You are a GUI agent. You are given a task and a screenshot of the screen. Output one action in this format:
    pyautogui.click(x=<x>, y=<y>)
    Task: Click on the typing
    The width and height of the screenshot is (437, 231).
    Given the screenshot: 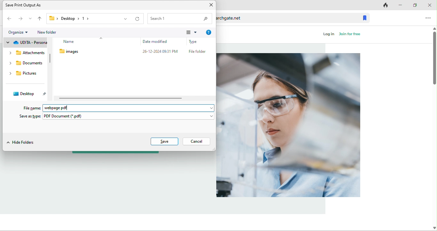 What is the action you would take?
    pyautogui.click(x=130, y=108)
    